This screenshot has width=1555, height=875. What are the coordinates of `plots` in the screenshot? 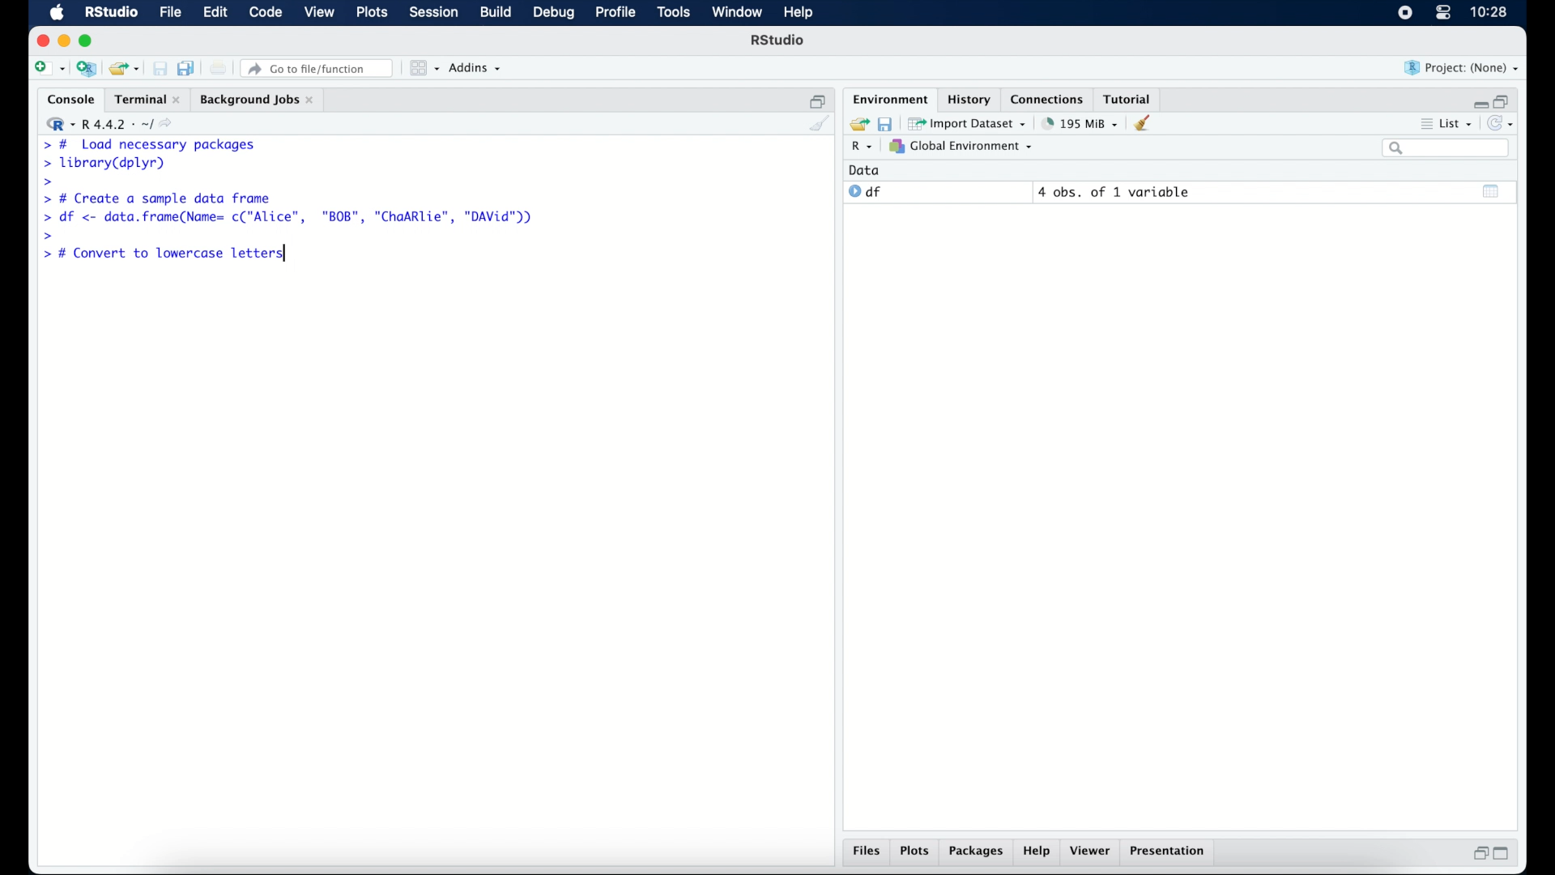 It's located at (374, 14).